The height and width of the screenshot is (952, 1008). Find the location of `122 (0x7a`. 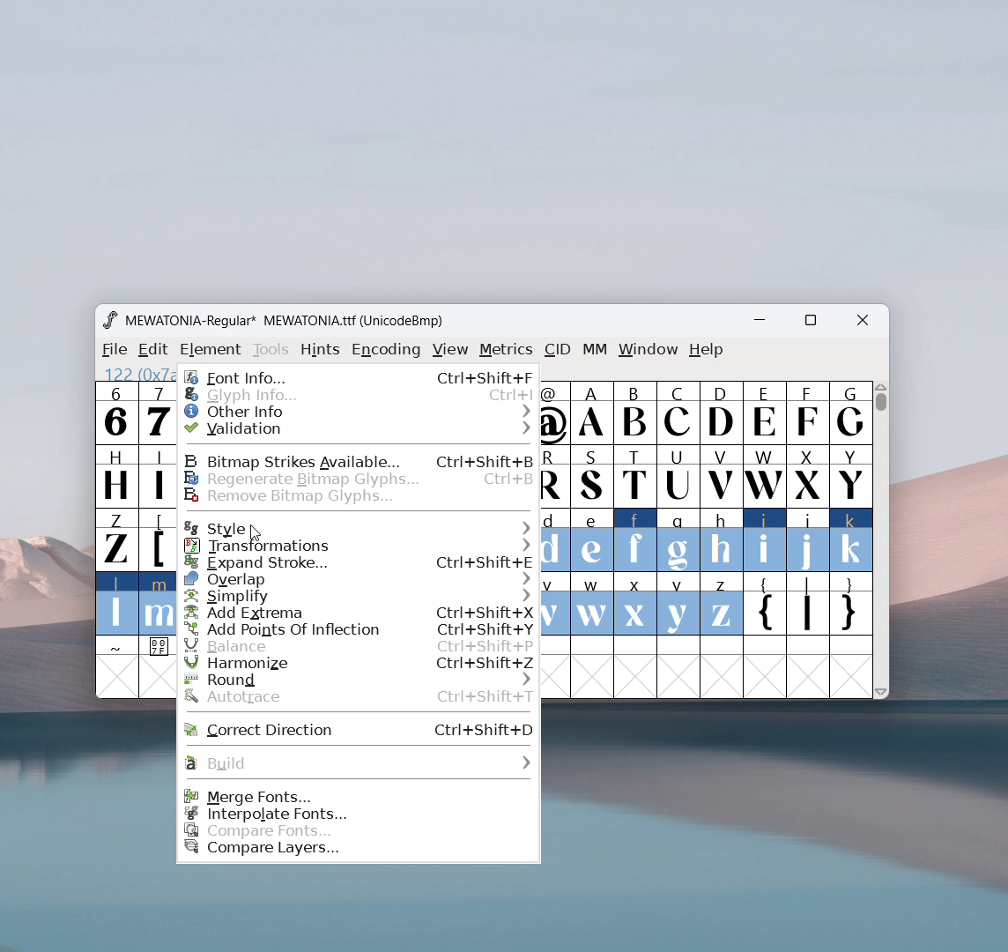

122 (0x7a is located at coordinates (137, 374).